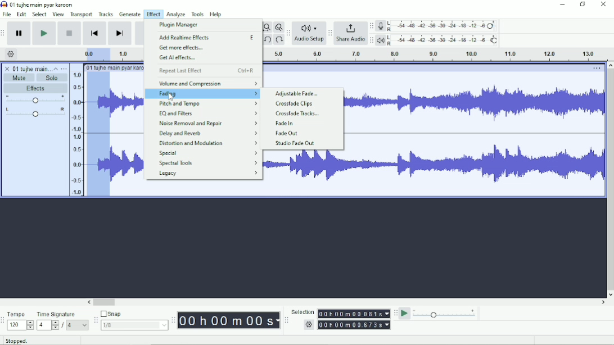  What do you see at coordinates (198, 14) in the screenshot?
I see `Tools` at bounding box center [198, 14].